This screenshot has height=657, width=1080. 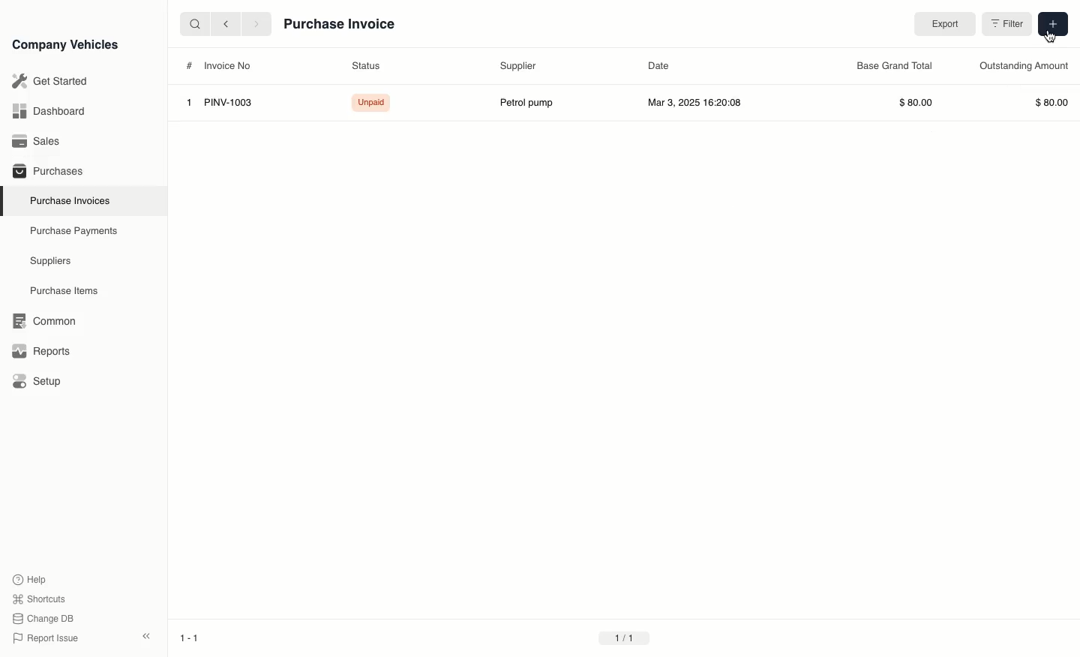 What do you see at coordinates (33, 579) in the screenshot?
I see `Help` at bounding box center [33, 579].